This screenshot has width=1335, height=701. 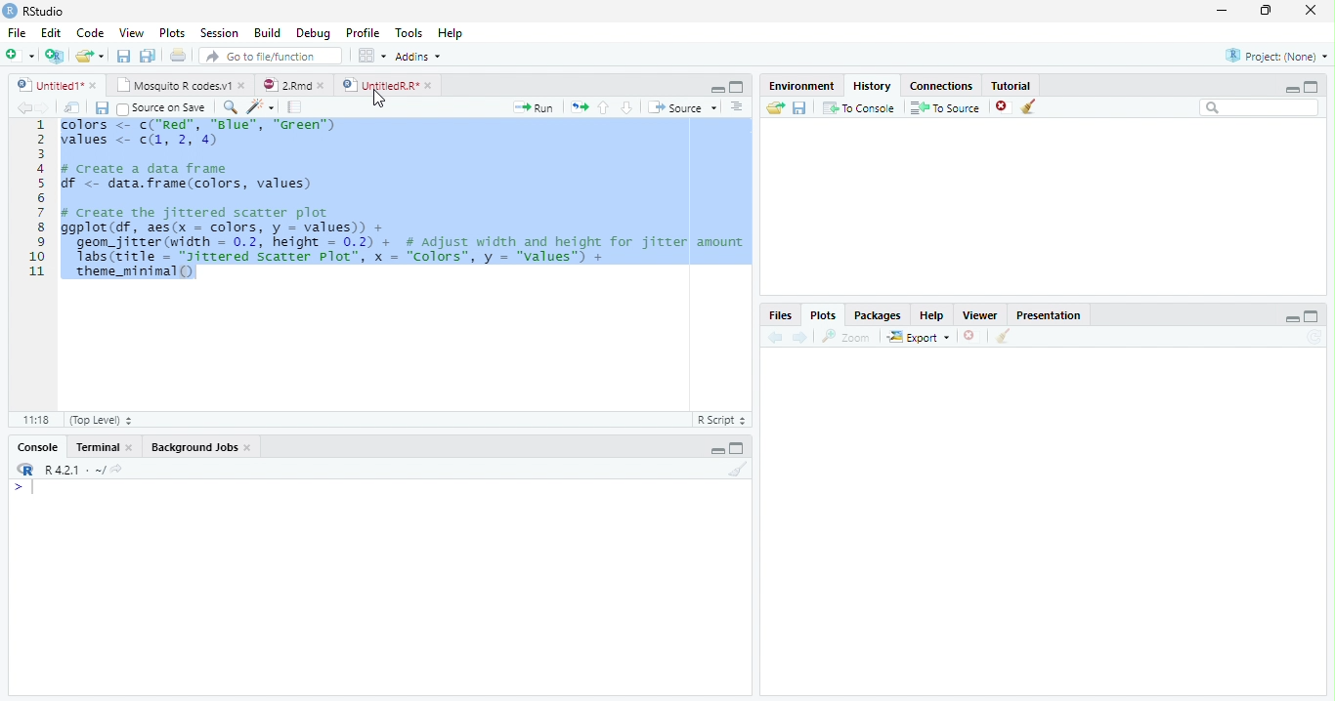 I want to click on close, so click(x=428, y=86).